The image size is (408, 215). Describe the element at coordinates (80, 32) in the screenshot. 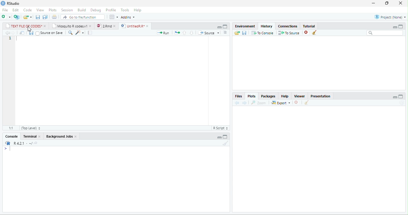

I see `code tools` at that location.